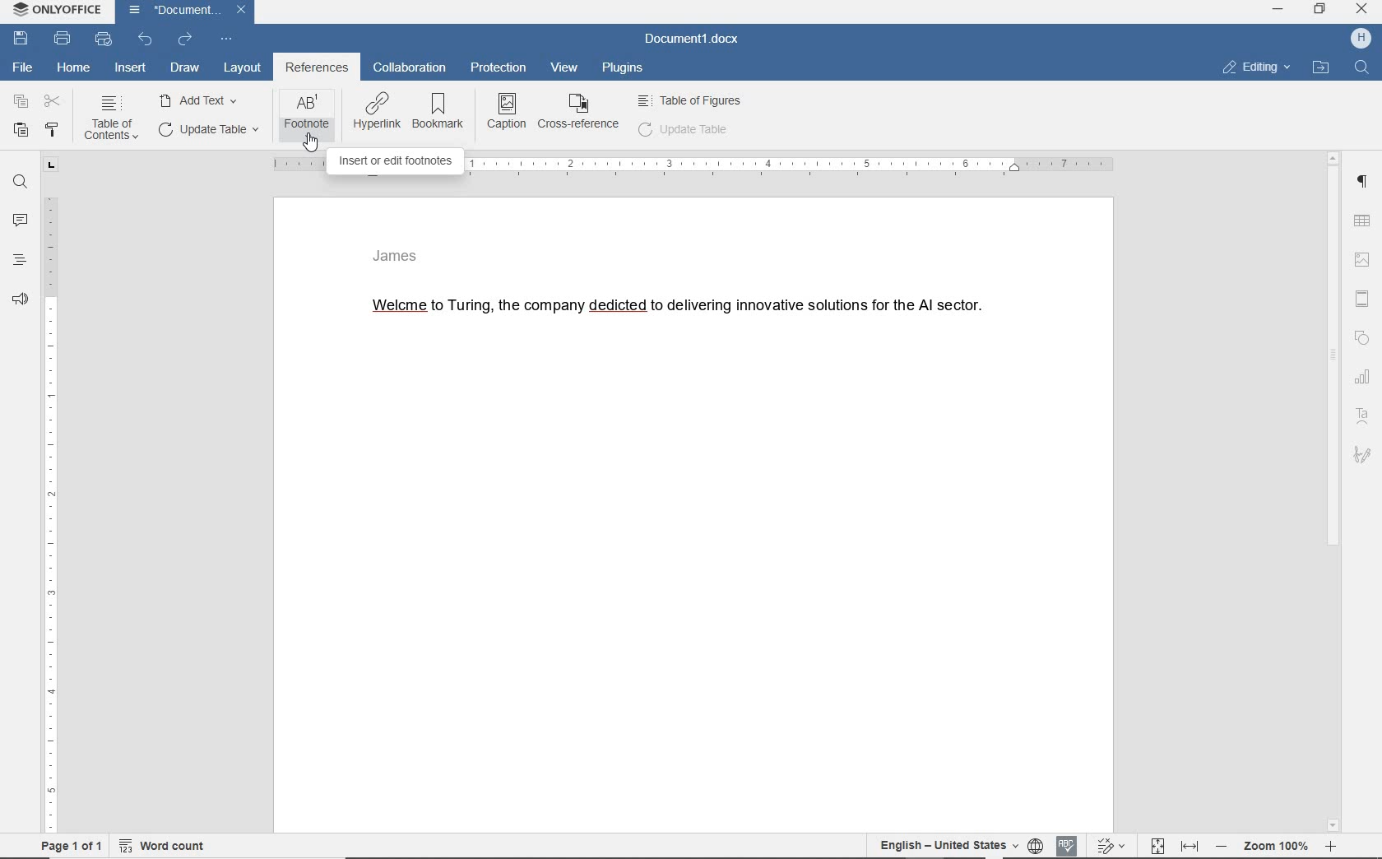 The height and width of the screenshot is (859, 1382). I want to click on fit to width, so click(1193, 847).